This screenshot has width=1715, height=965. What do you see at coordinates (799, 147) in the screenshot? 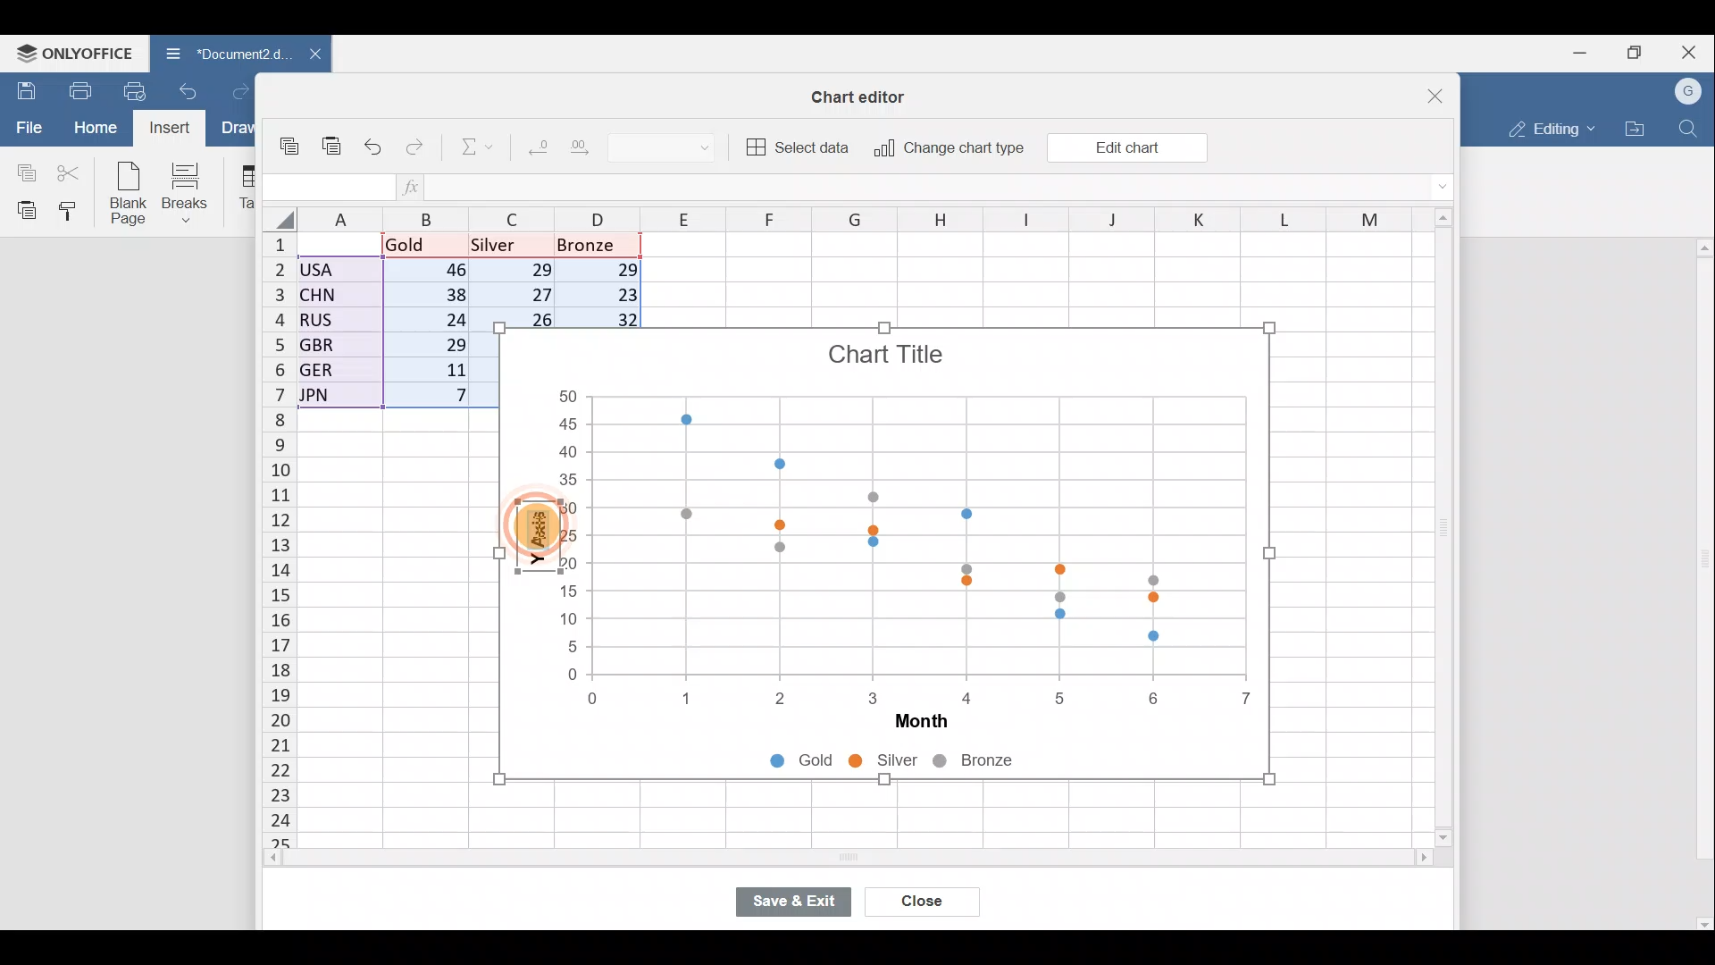
I see `Select data` at bounding box center [799, 147].